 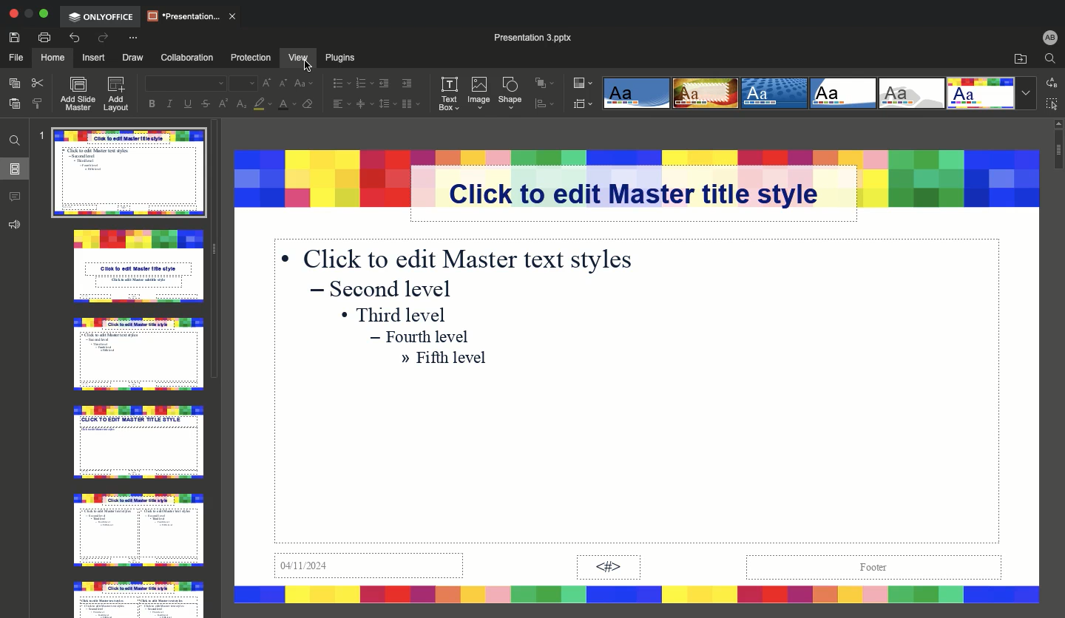 What do you see at coordinates (280, 84) in the screenshot?
I see `Decrease font size` at bounding box center [280, 84].